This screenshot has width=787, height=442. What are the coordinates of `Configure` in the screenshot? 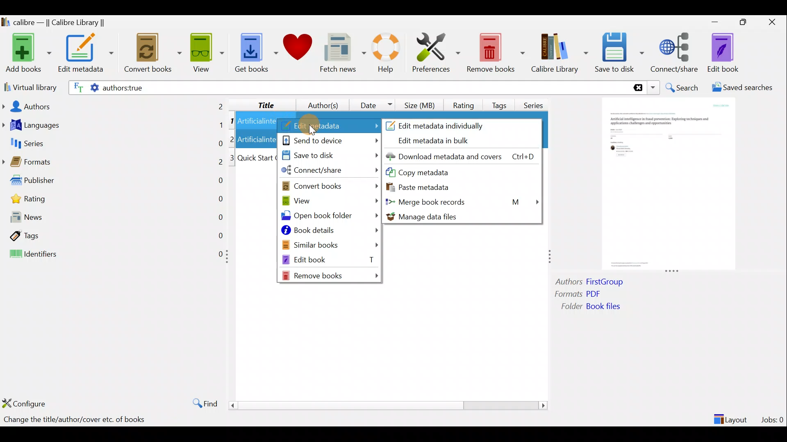 It's located at (26, 403).